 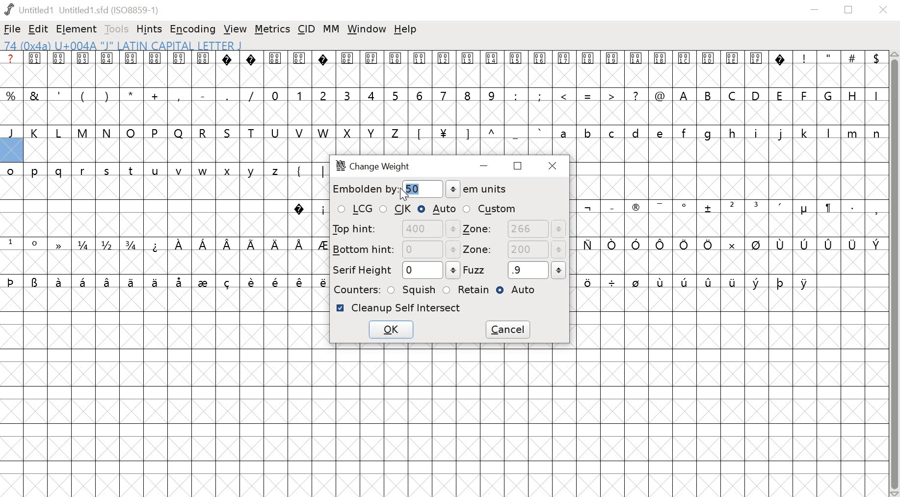 I want to click on change weight, so click(x=379, y=167).